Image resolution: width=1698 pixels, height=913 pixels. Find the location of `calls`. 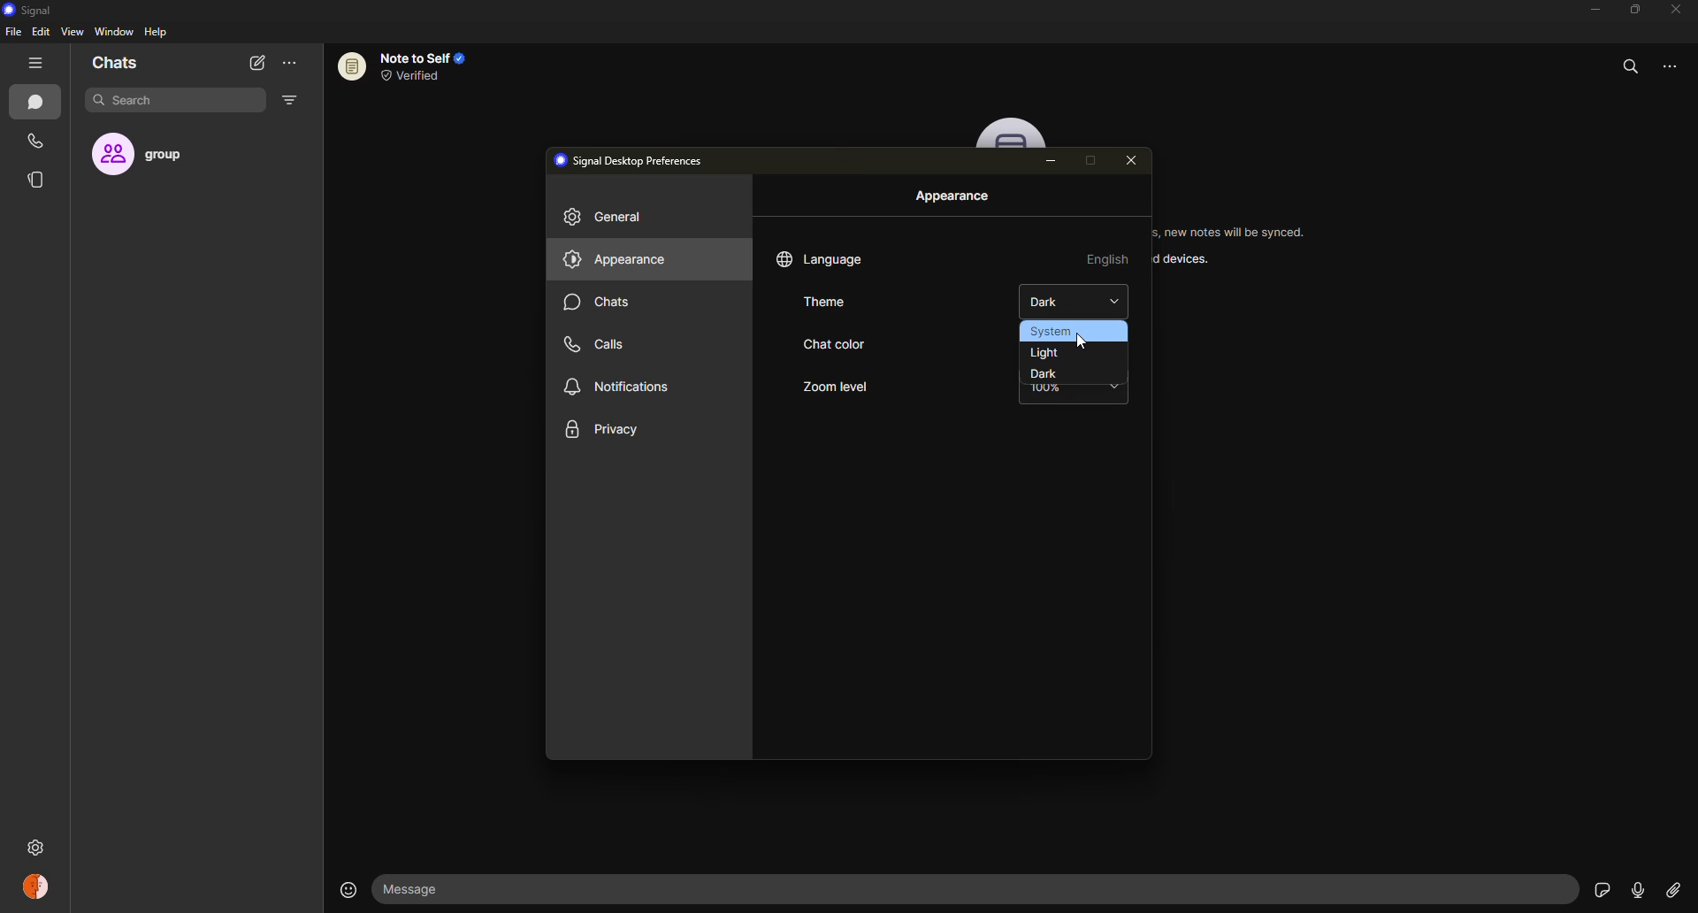

calls is located at coordinates (597, 343).